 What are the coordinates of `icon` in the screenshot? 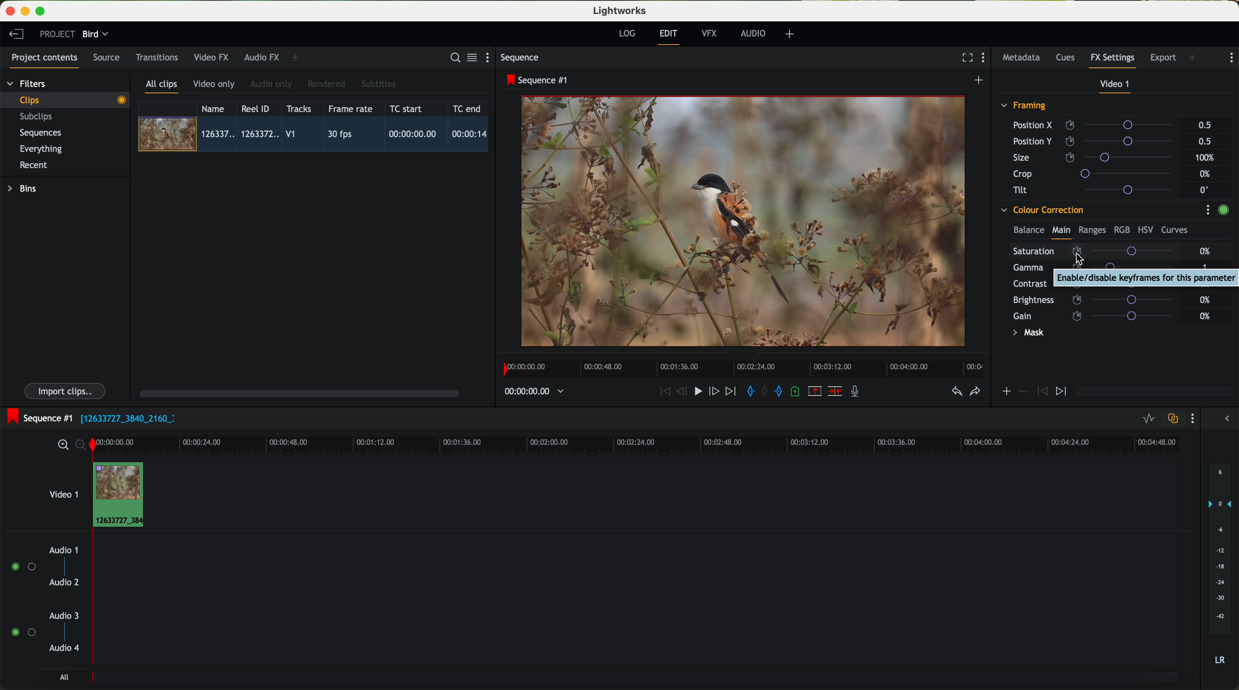 It's located at (1006, 392).